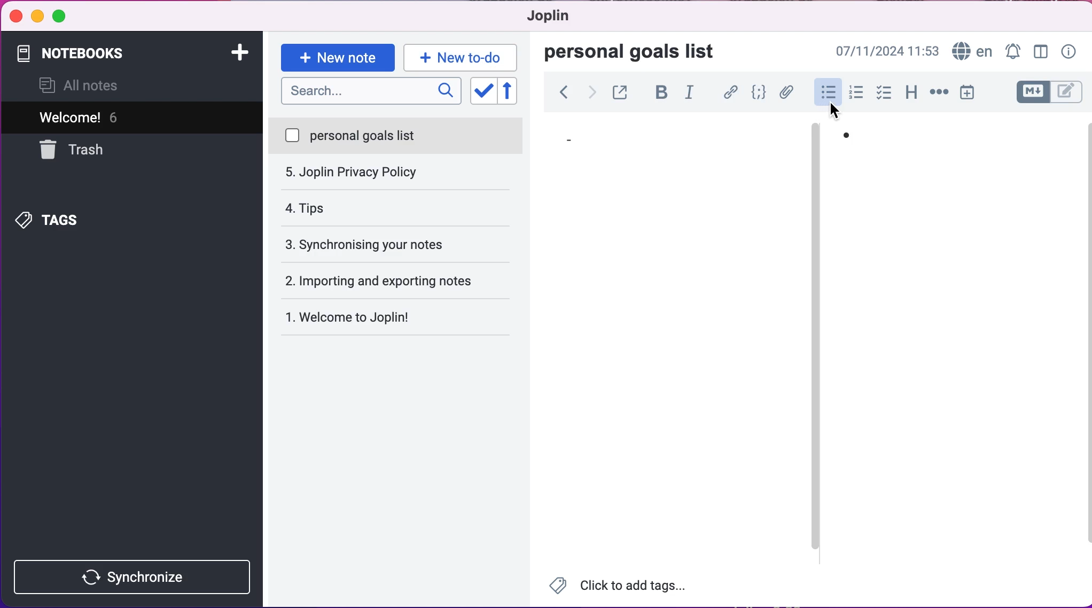 This screenshot has width=1092, height=608. I want to click on close, so click(15, 16).